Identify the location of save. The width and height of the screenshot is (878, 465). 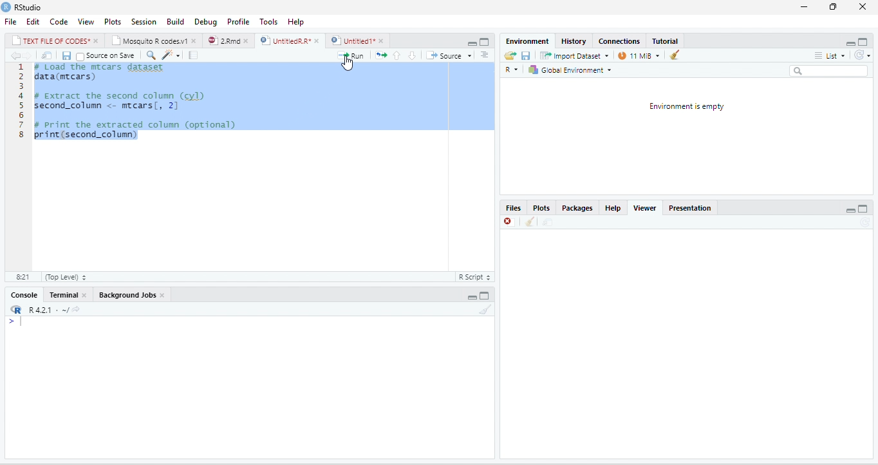
(65, 55).